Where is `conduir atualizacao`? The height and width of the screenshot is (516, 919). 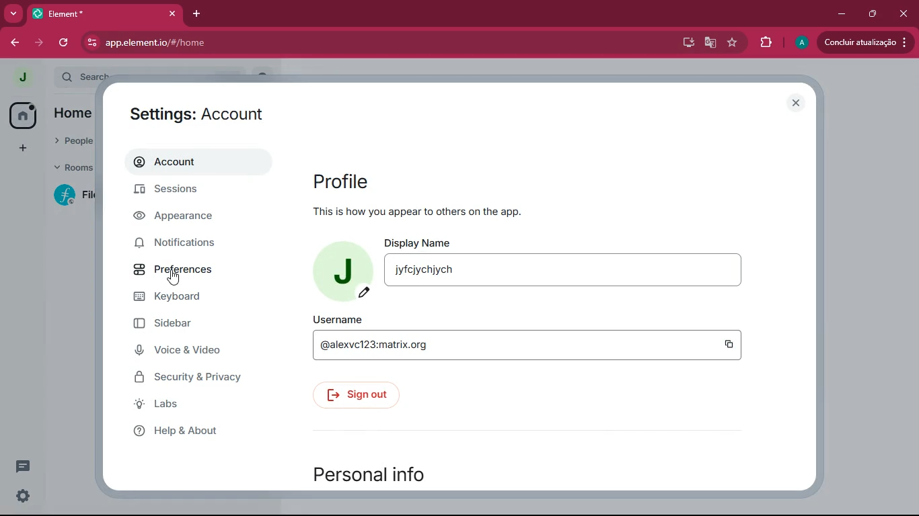
conduir atualizacao is located at coordinates (865, 41).